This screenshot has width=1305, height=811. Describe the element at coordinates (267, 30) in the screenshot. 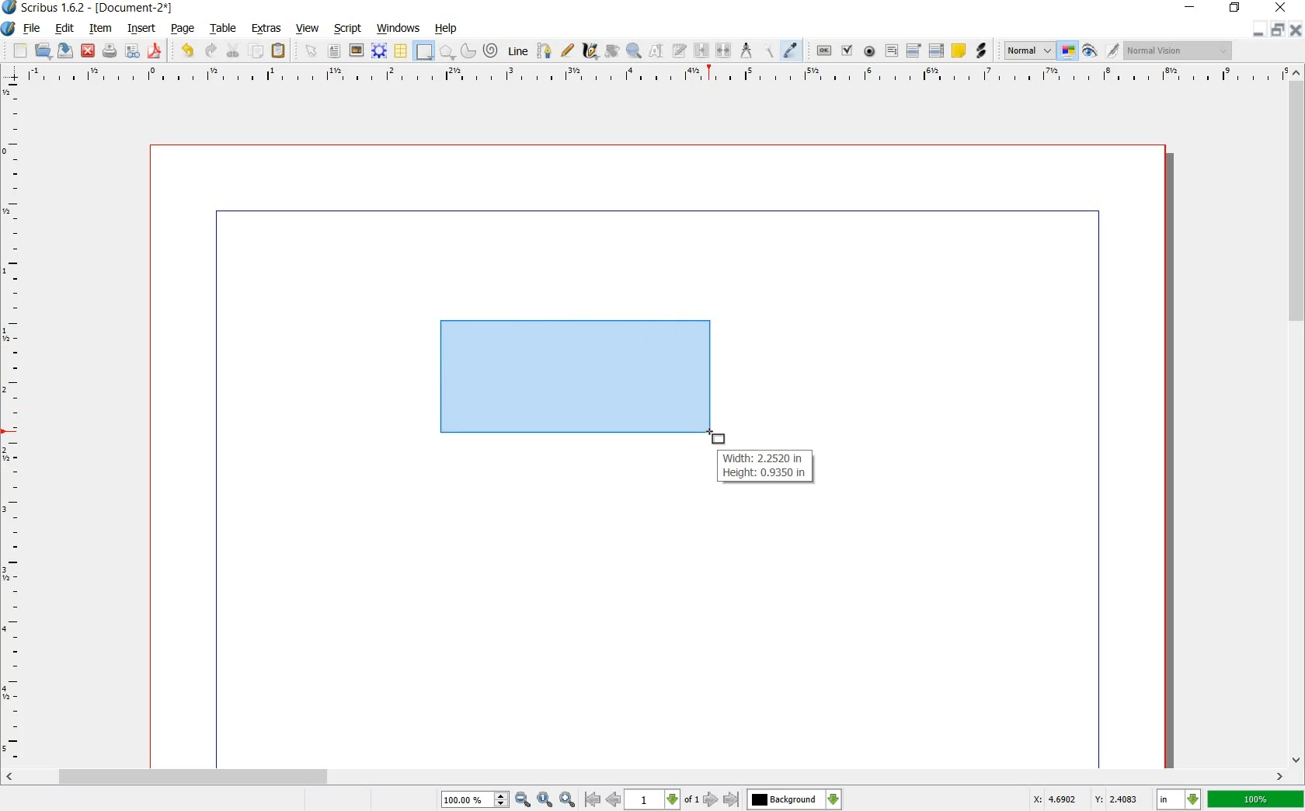

I see `EXTRAS` at that location.